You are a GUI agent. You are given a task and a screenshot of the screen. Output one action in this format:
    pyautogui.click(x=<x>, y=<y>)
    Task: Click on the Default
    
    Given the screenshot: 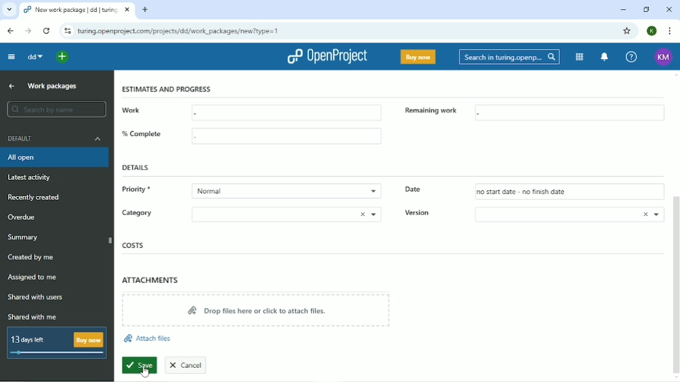 What is the action you would take?
    pyautogui.click(x=53, y=141)
    